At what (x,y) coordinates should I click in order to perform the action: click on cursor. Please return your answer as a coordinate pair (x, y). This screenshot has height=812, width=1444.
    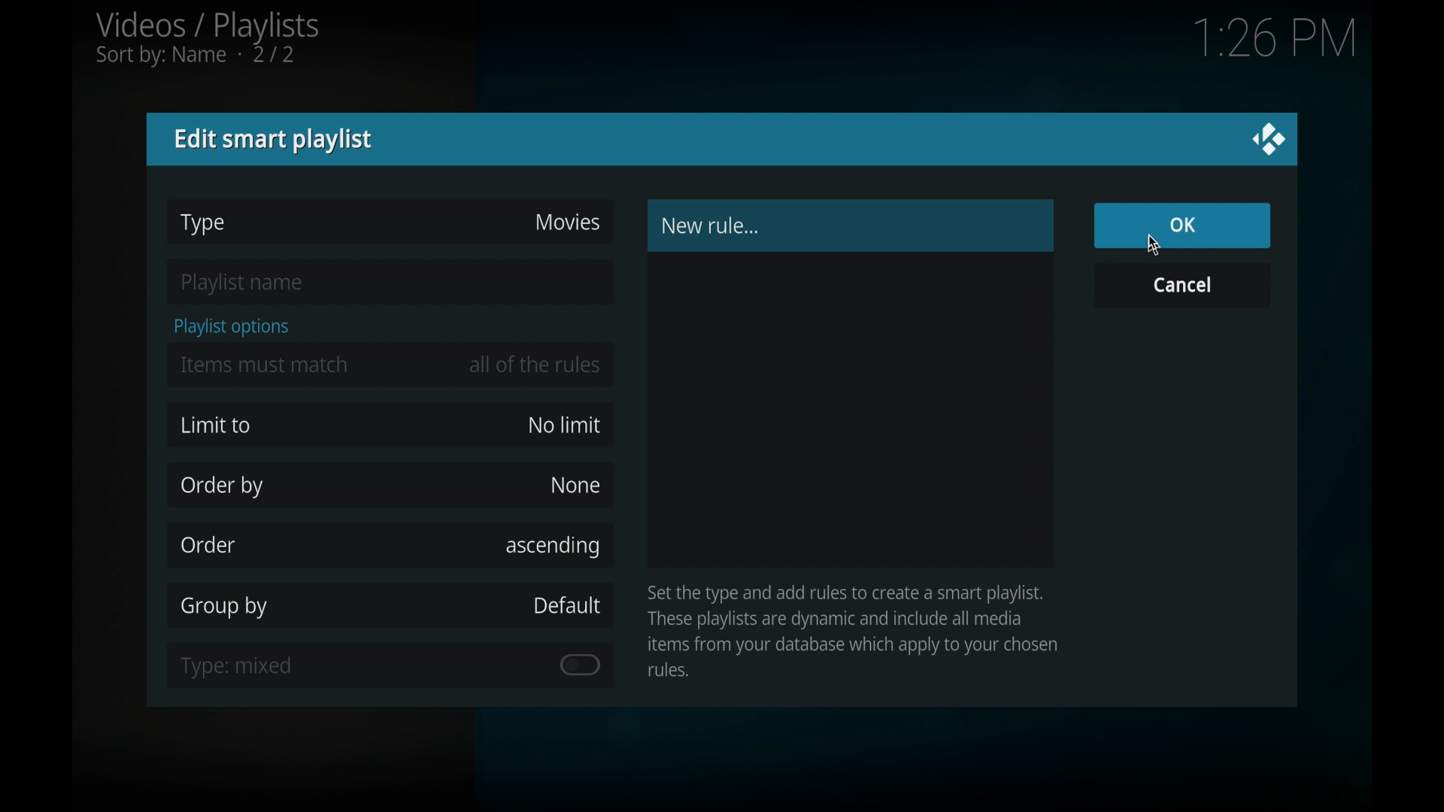
    Looking at the image, I should click on (1151, 246).